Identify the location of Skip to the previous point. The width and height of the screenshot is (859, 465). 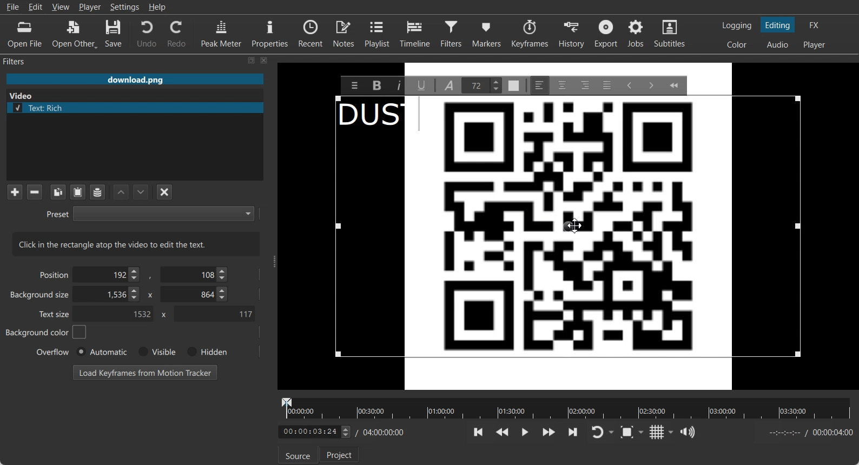
(479, 431).